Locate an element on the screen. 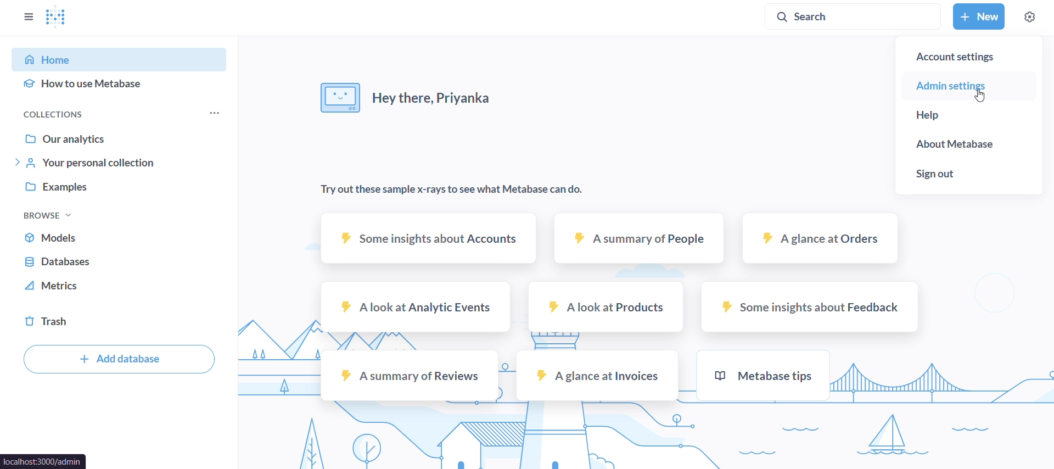 The image size is (1054, 469). url is located at coordinates (44, 462).